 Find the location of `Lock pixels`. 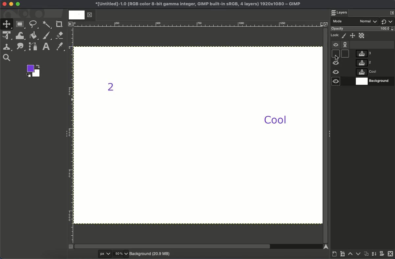

Lock pixels is located at coordinates (345, 36).